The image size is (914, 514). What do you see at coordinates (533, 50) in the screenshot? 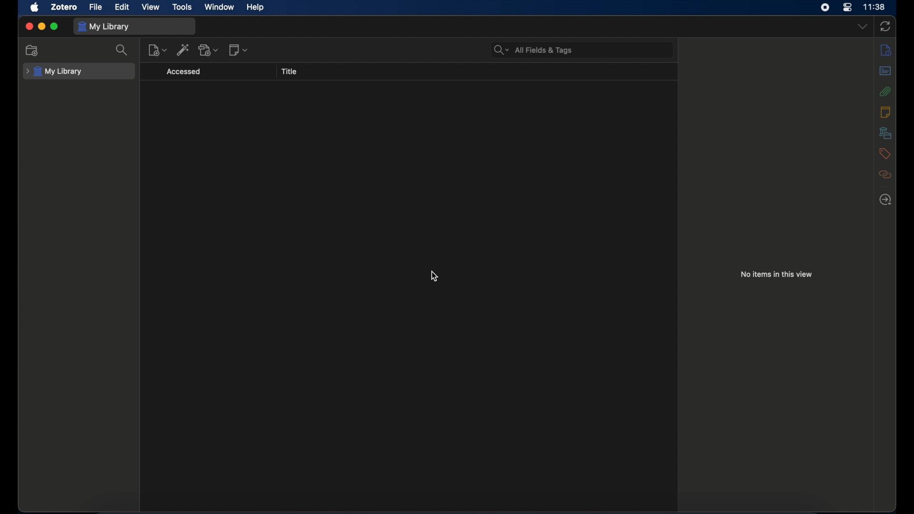
I see `search bar` at bounding box center [533, 50].